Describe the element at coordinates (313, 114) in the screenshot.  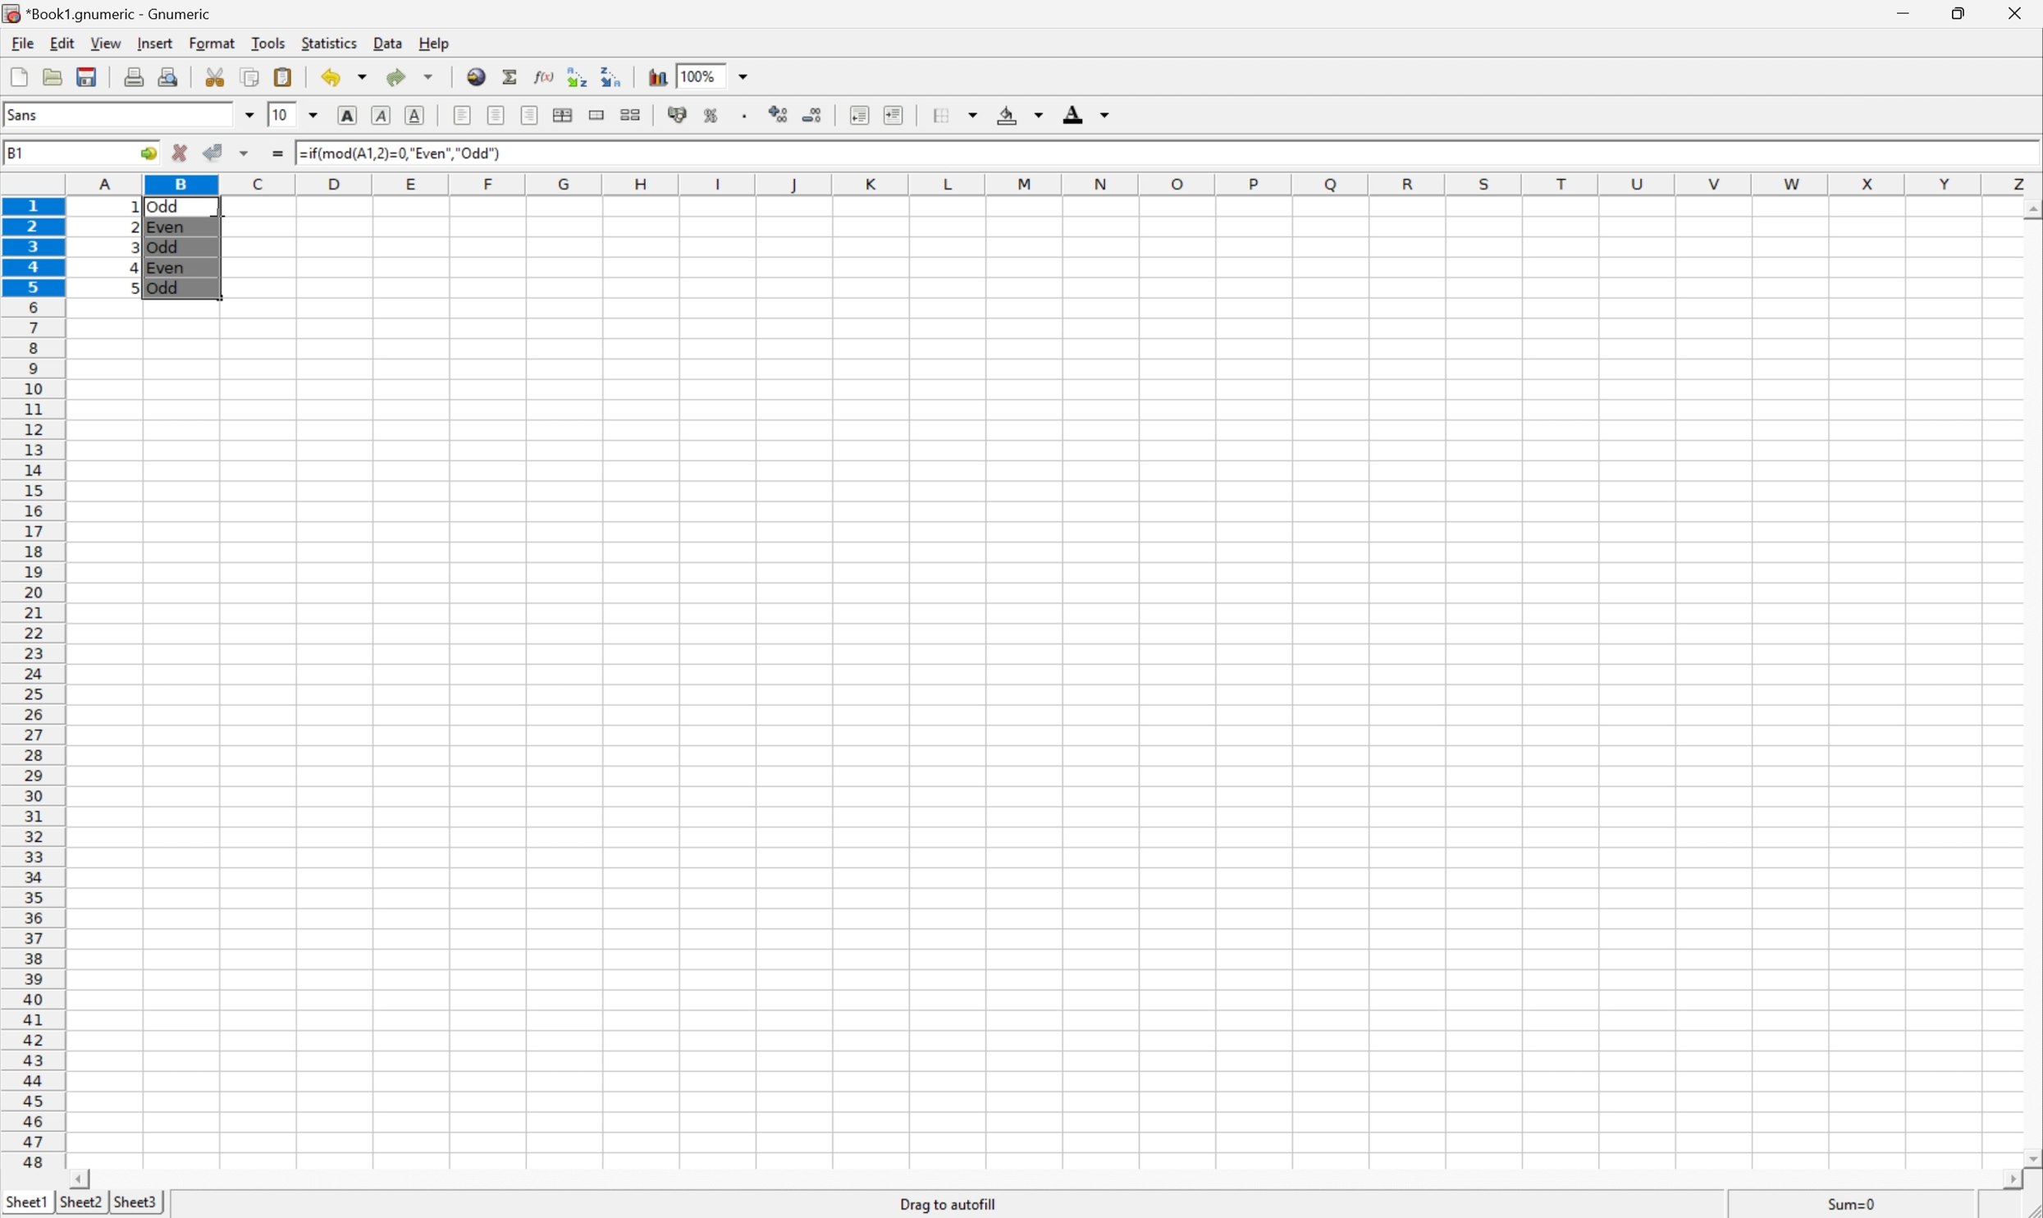
I see `Drop Down` at that location.